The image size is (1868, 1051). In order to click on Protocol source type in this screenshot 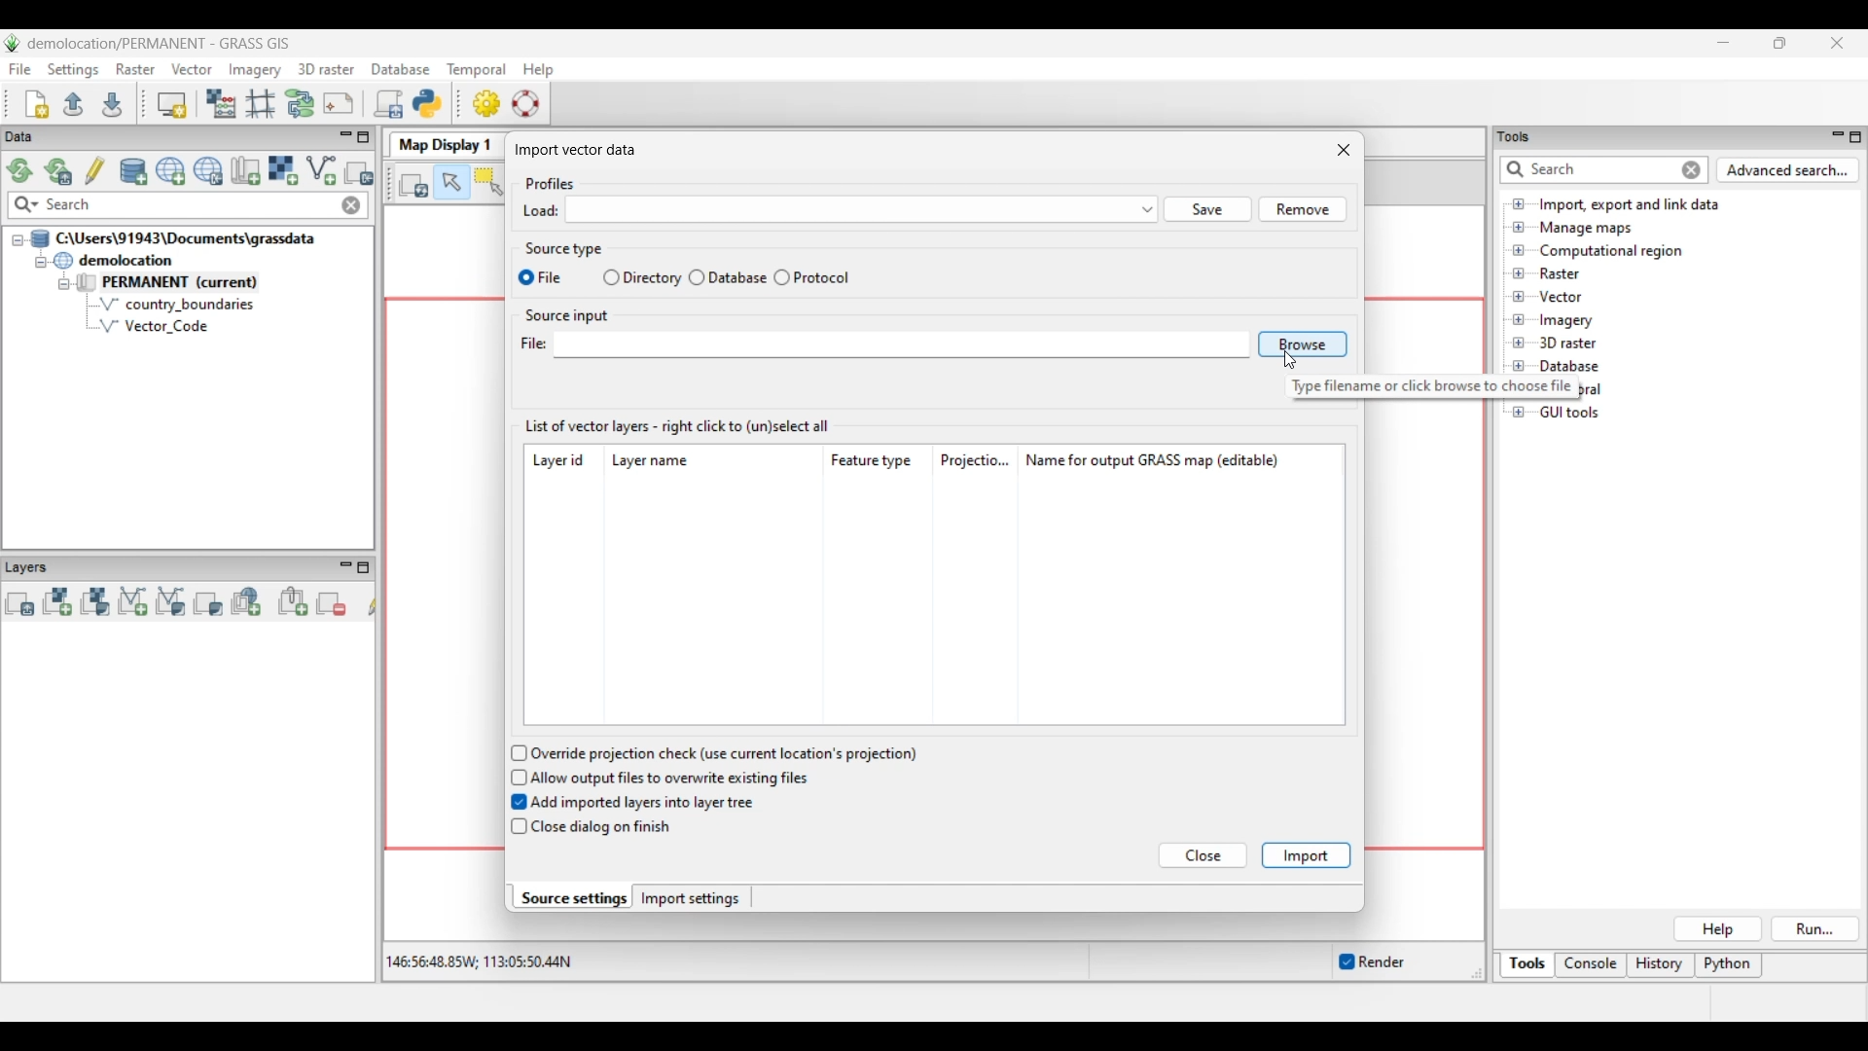, I will do `click(824, 276)`.